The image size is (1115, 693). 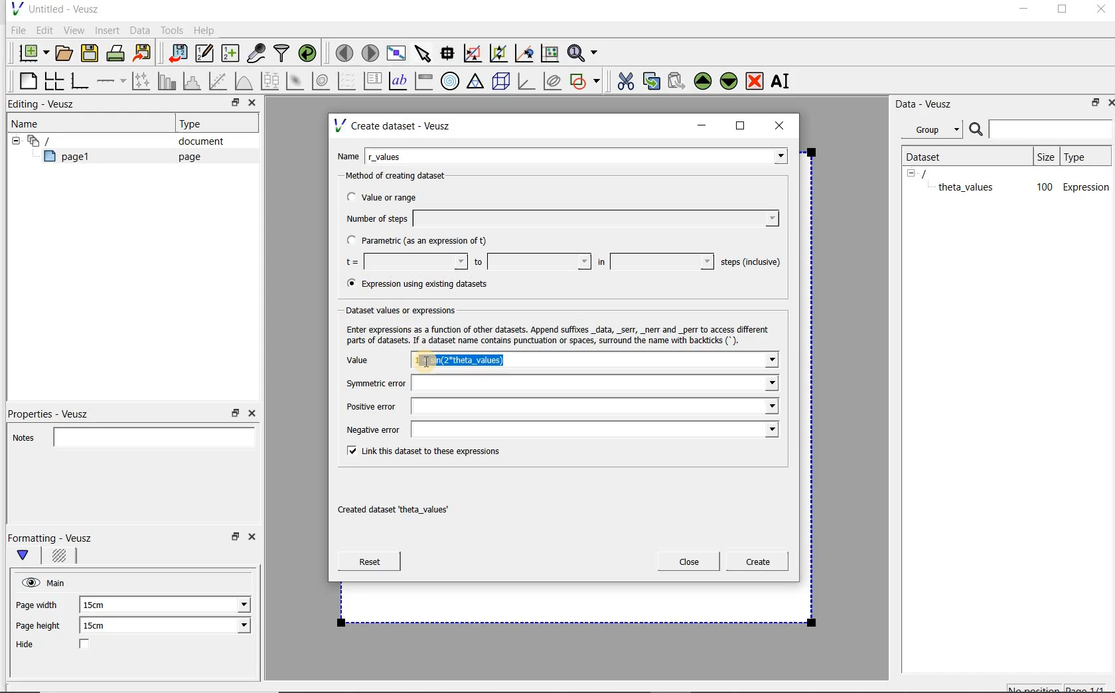 What do you see at coordinates (586, 80) in the screenshot?
I see `add a shape to the plot` at bounding box center [586, 80].